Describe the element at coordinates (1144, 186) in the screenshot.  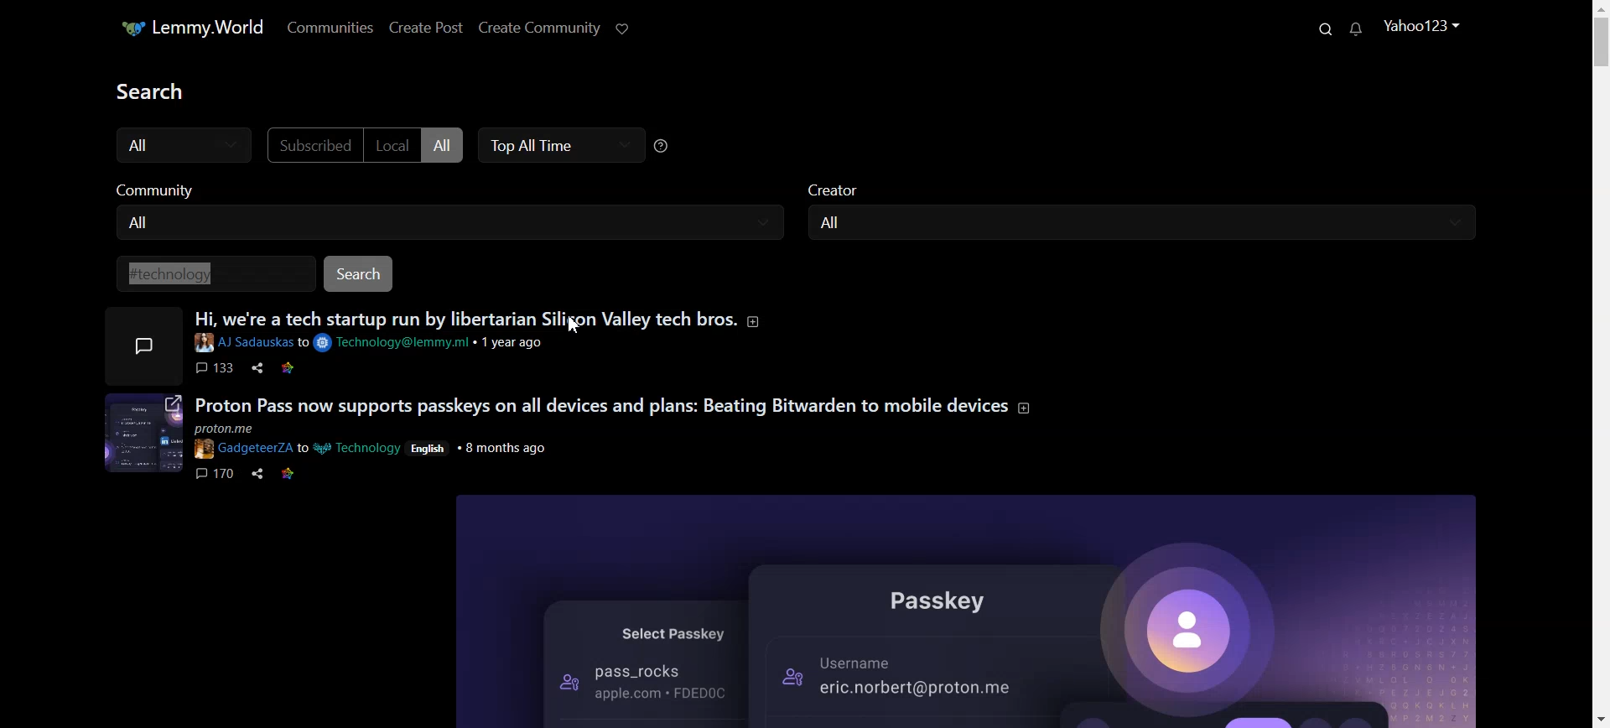
I see `Creator` at that location.